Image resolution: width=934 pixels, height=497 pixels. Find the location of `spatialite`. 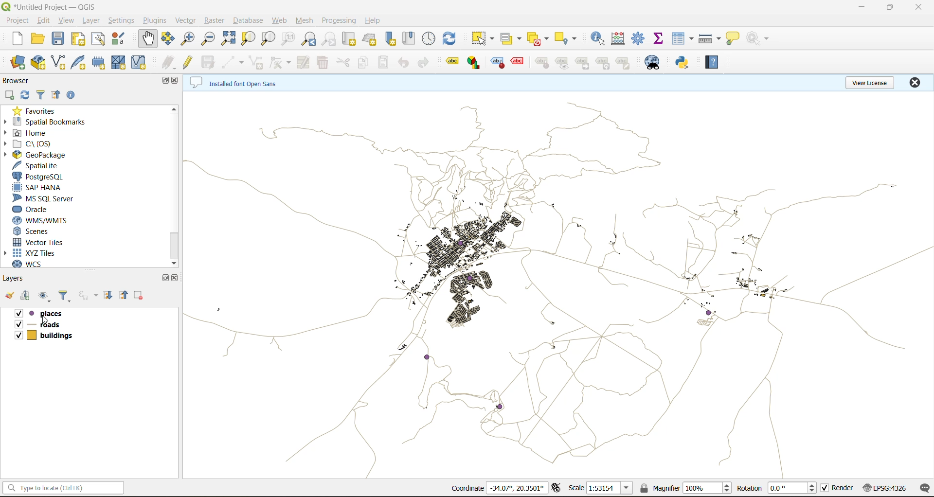

spatialite is located at coordinates (47, 166).